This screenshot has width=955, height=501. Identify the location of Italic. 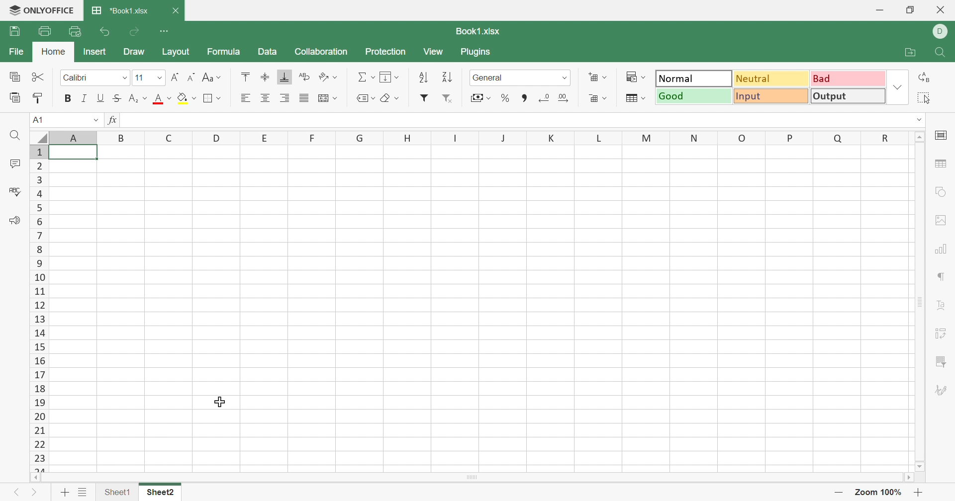
(84, 97).